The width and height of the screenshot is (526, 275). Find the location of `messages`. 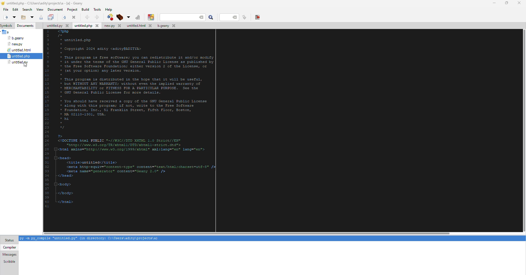

messages is located at coordinates (10, 254).